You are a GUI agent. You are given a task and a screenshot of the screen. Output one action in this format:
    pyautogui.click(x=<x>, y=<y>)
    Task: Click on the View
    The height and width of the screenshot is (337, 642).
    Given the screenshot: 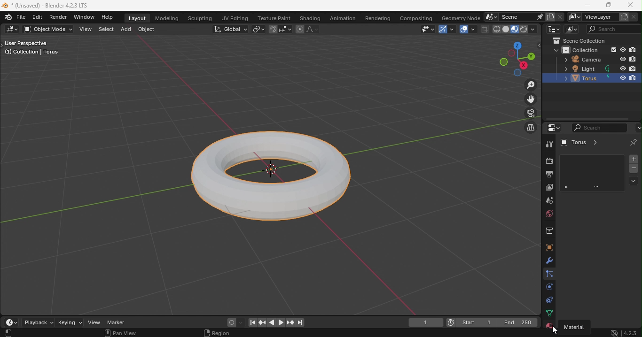 What is the action you would take?
    pyautogui.click(x=86, y=29)
    